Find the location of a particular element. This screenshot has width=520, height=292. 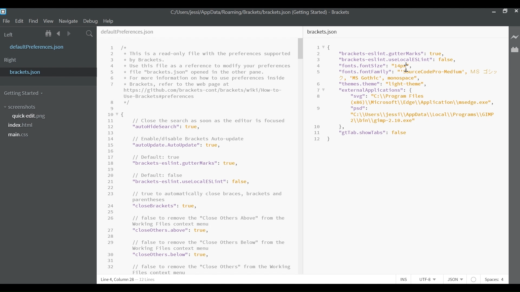

bracket.json File is located at coordinates (47, 72).